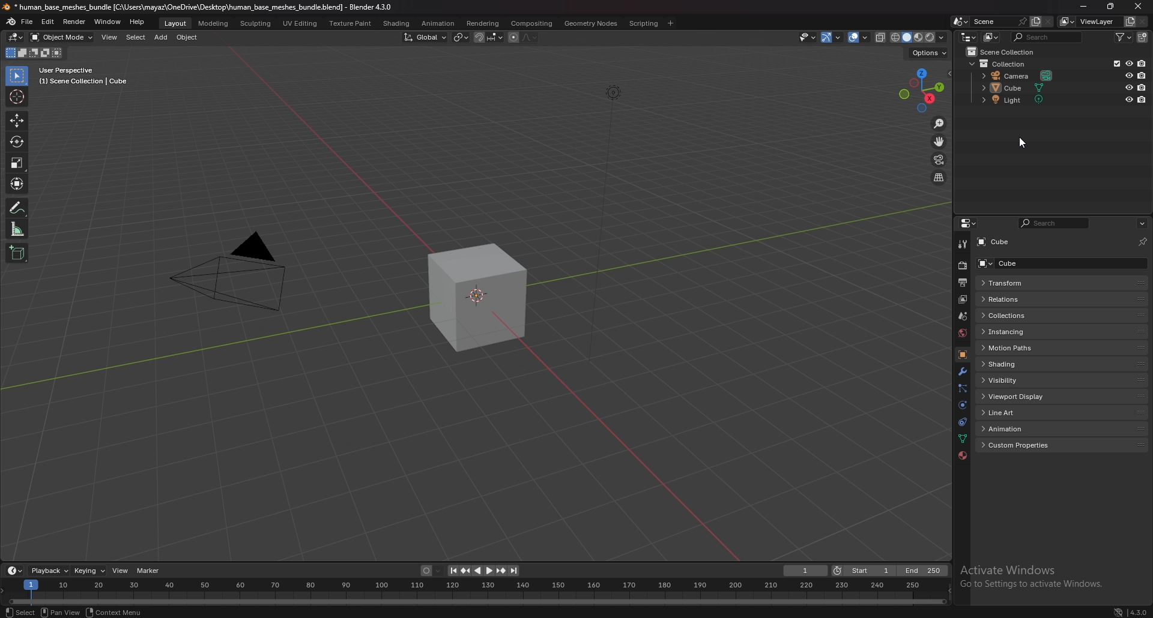 The image size is (1153, 618). What do you see at coordinates (963, 389) in the screenshot?
I see `particles` at bounding box center [963, 389].